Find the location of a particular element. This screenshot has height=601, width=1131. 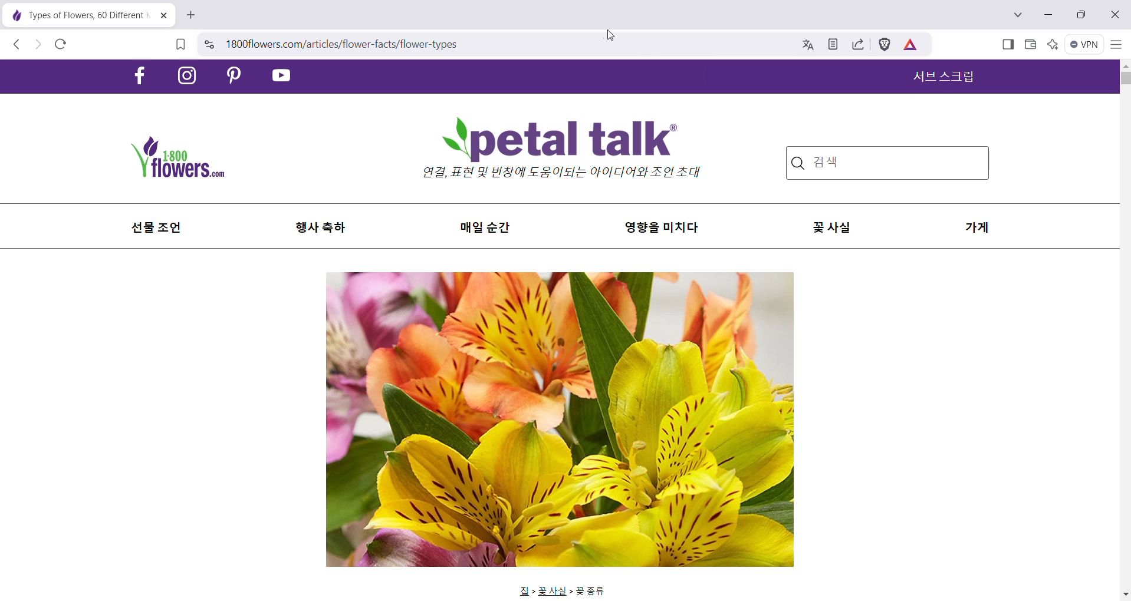

Share this page is located at coordinates (856, 45).